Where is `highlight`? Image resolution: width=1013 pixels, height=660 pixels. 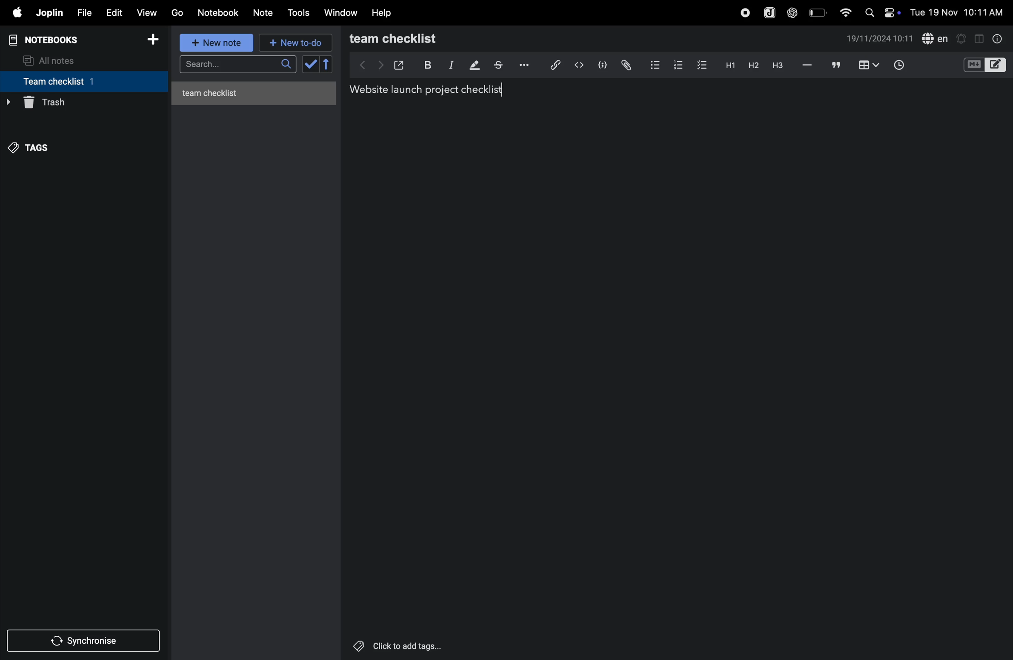 highlight is located at coordinates (473, 65).